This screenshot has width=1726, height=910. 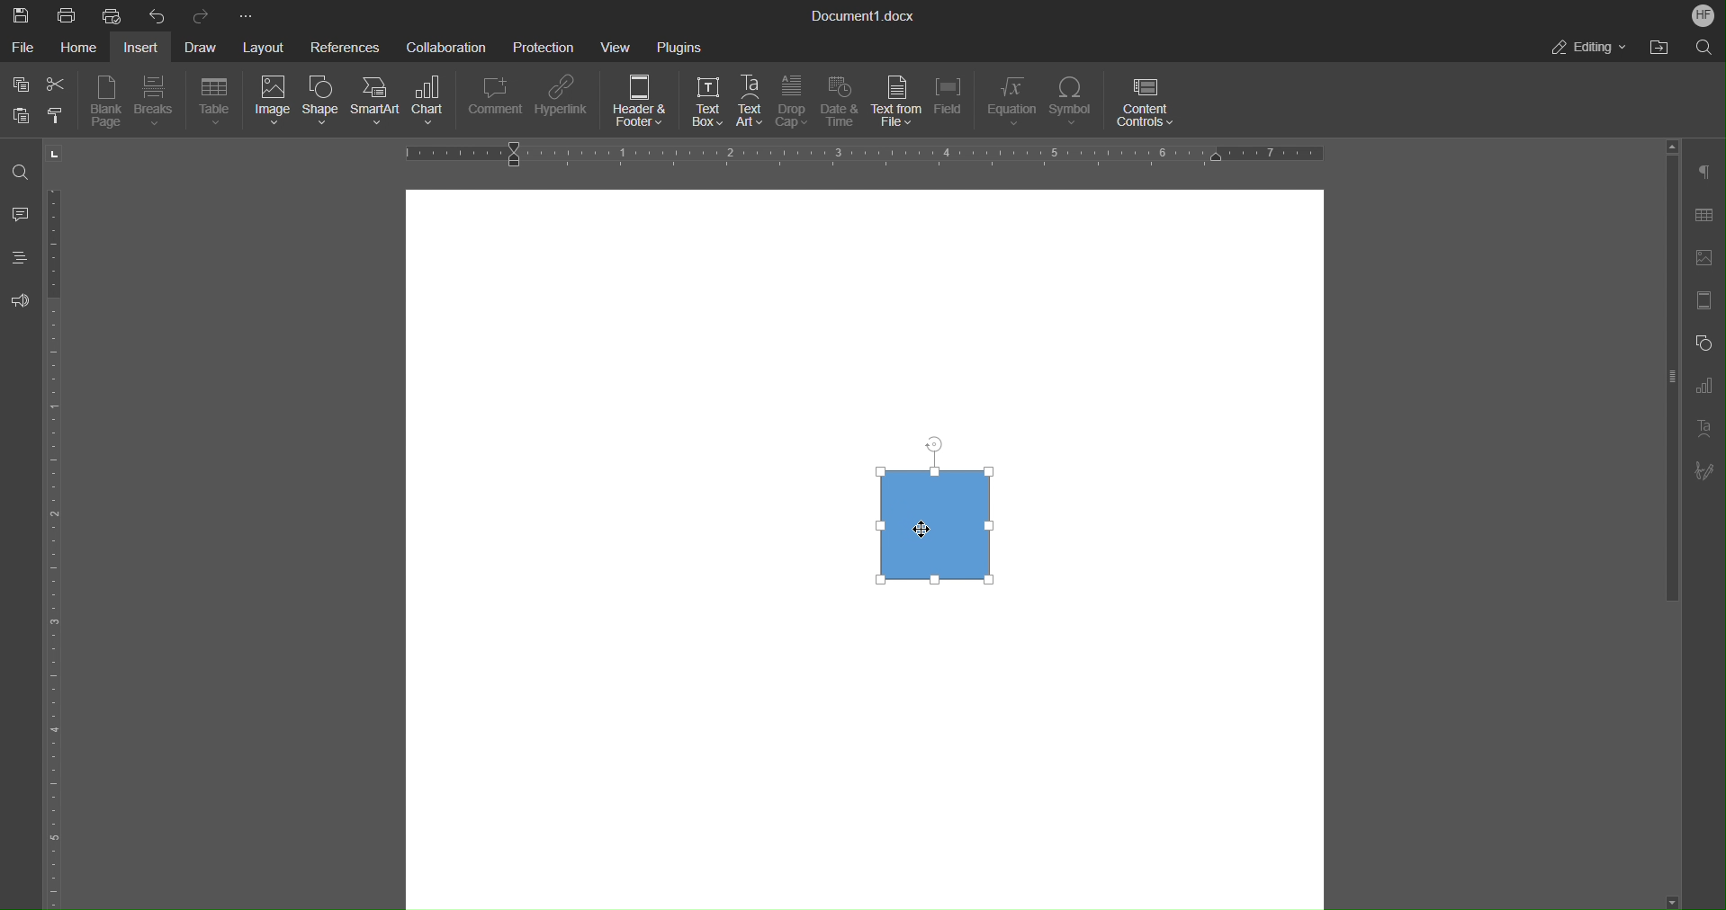 I want to click on Horizontal Ruler, so click(x=61, y=548).